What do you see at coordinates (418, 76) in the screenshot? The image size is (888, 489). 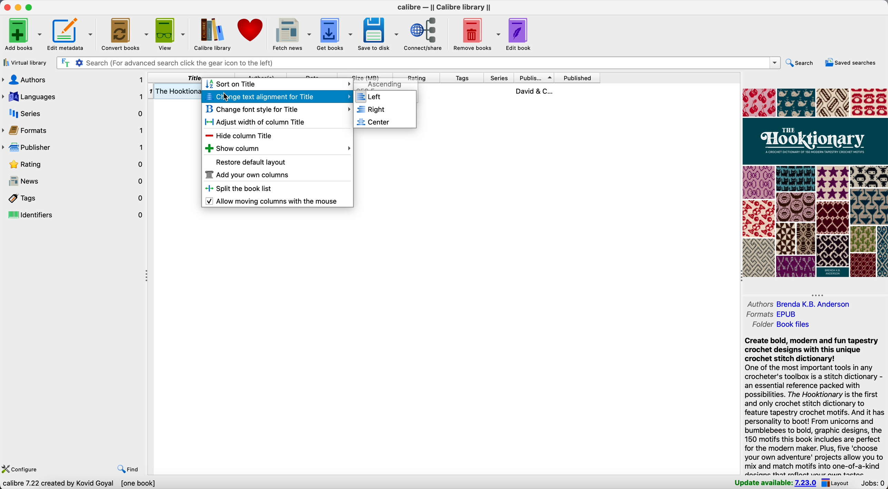 I see `rating` at bounding box center [418, 76].